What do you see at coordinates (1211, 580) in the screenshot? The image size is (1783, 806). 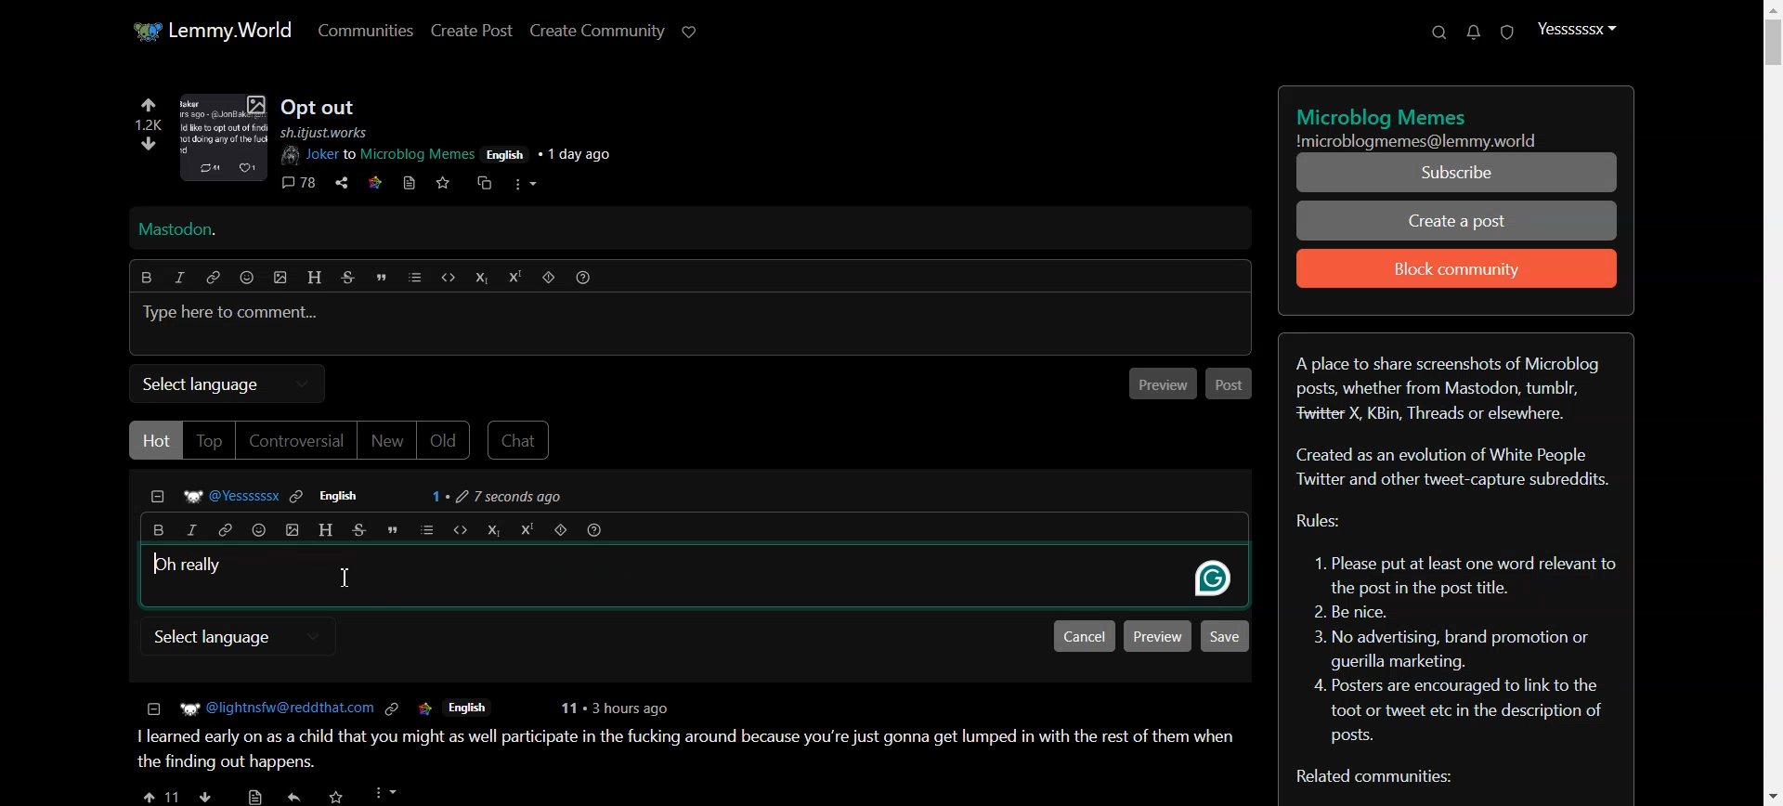 I see `grammarly` at bounding box center [1211, 580].